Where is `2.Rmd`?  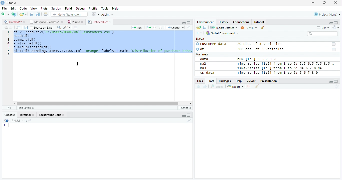 2.Rmd is located at coordinates (76, 22).